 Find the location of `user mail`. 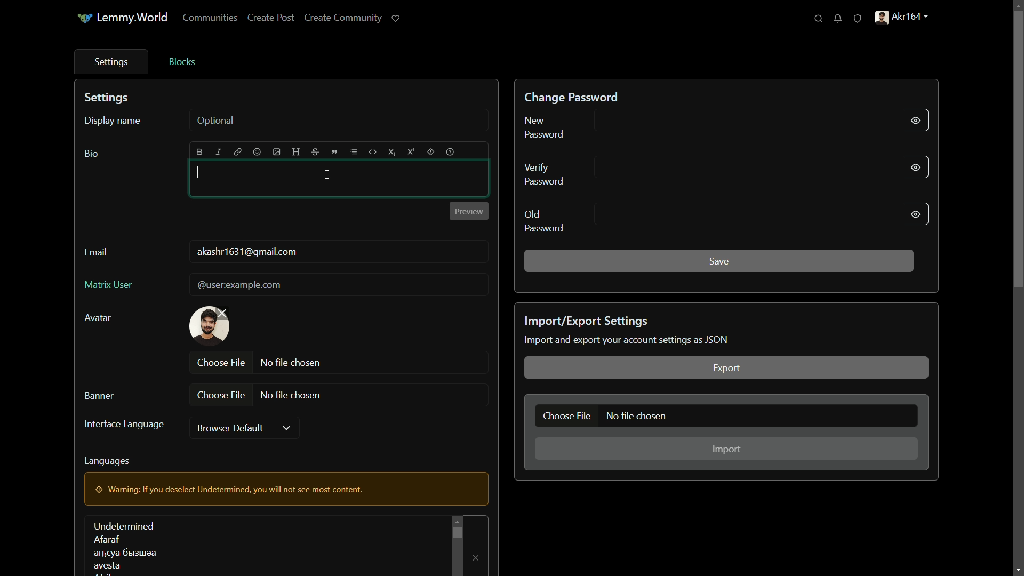

user mail is located at coordinates (247, 253).